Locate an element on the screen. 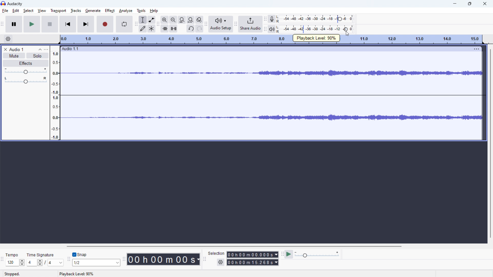  waveform is located at coordinates (272, 73).